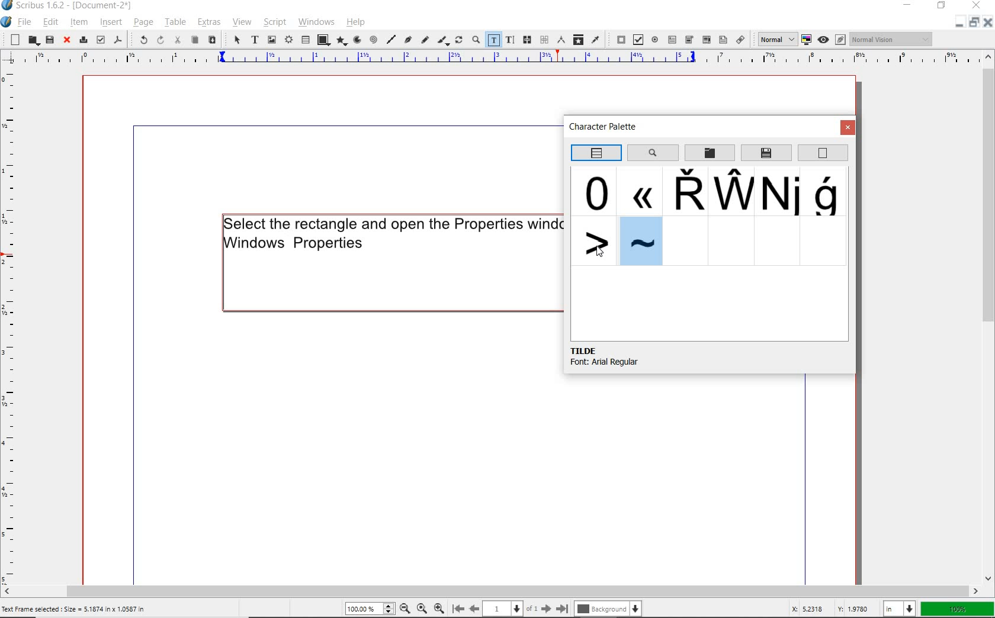 The width and height of the screenshot is (995, 618). What do you see at coordinates (654, 39) in the screenshot?
I see `pdf radio button` at bounding box center [654, 39].